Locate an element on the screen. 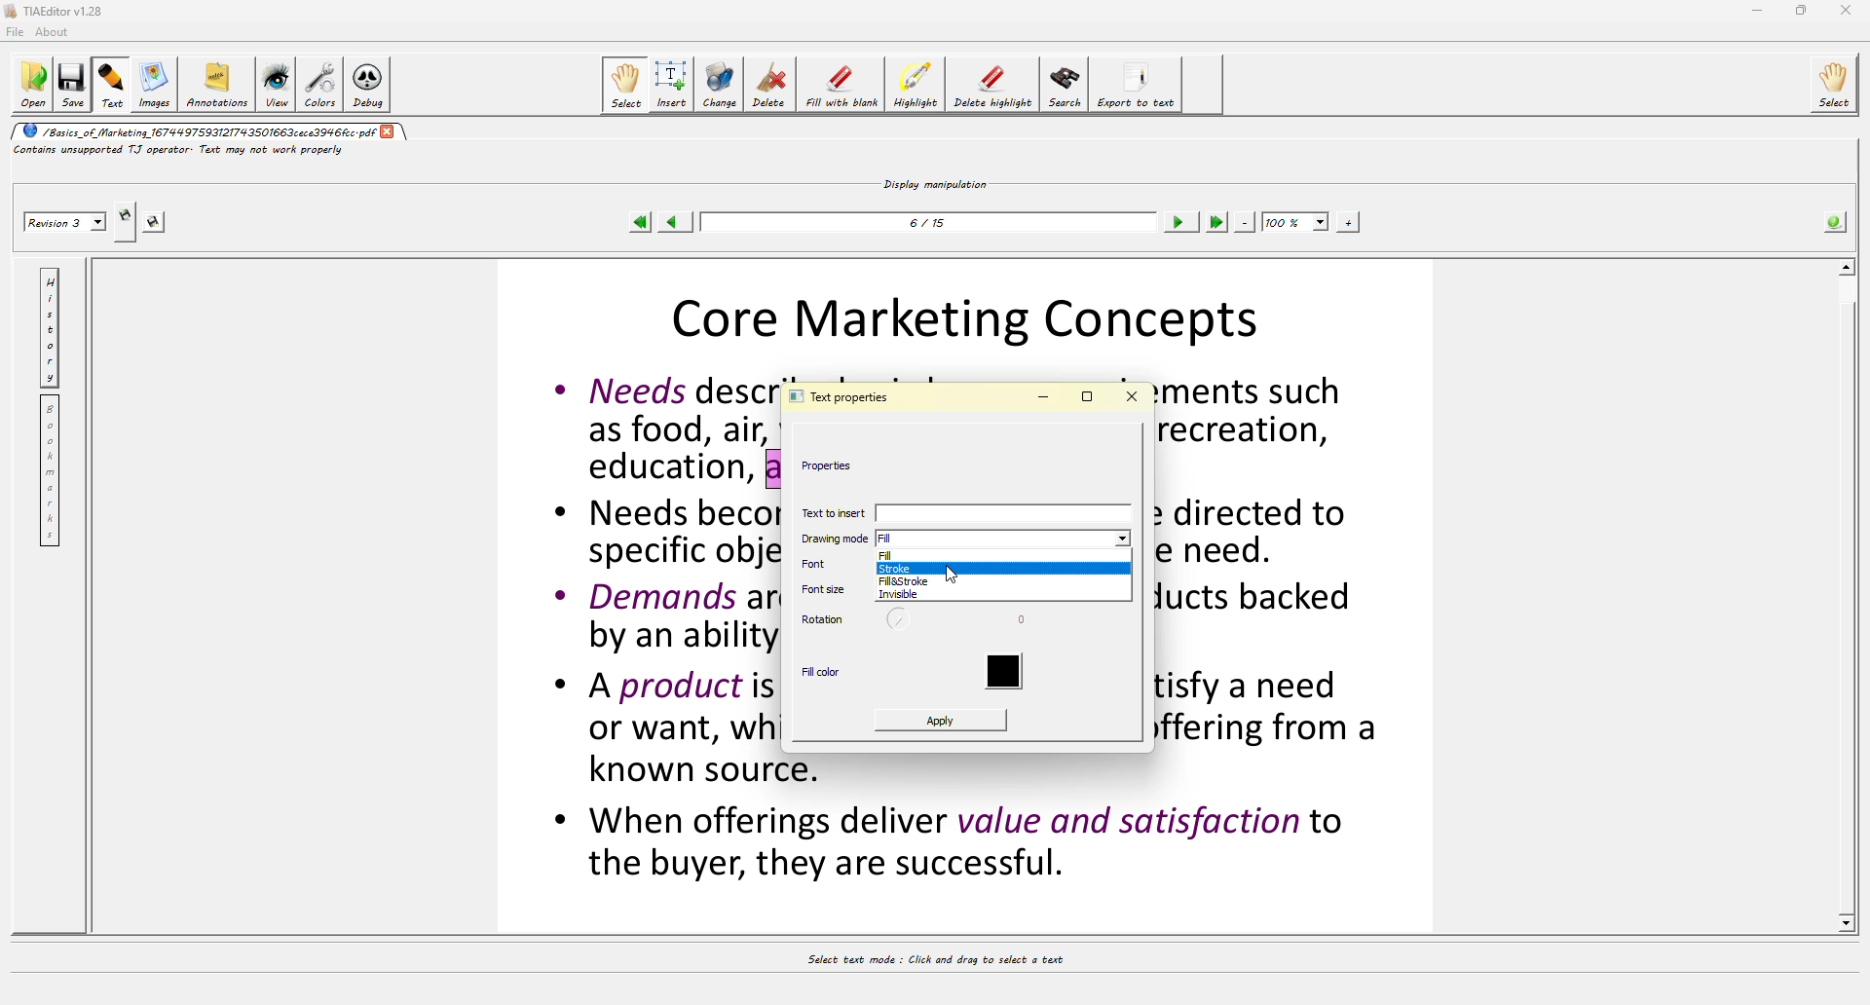  maximize is located at coordinates (1802, 10).